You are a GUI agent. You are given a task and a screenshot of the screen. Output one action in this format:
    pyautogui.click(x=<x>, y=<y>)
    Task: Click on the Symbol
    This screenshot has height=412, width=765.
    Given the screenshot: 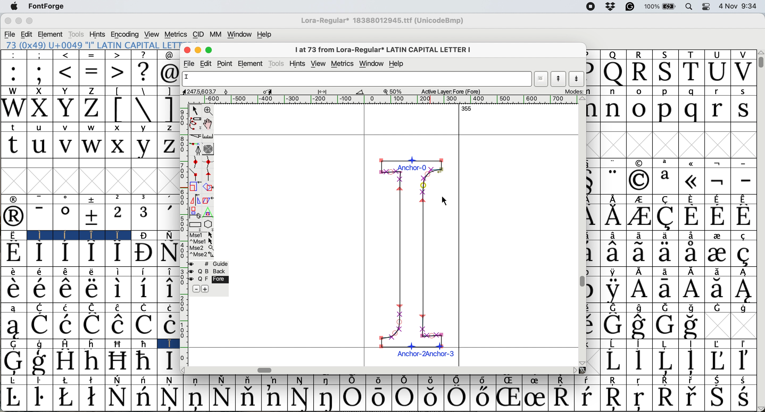 What is the action you would take?
    pyautogui.click(x=67, y=307)
    